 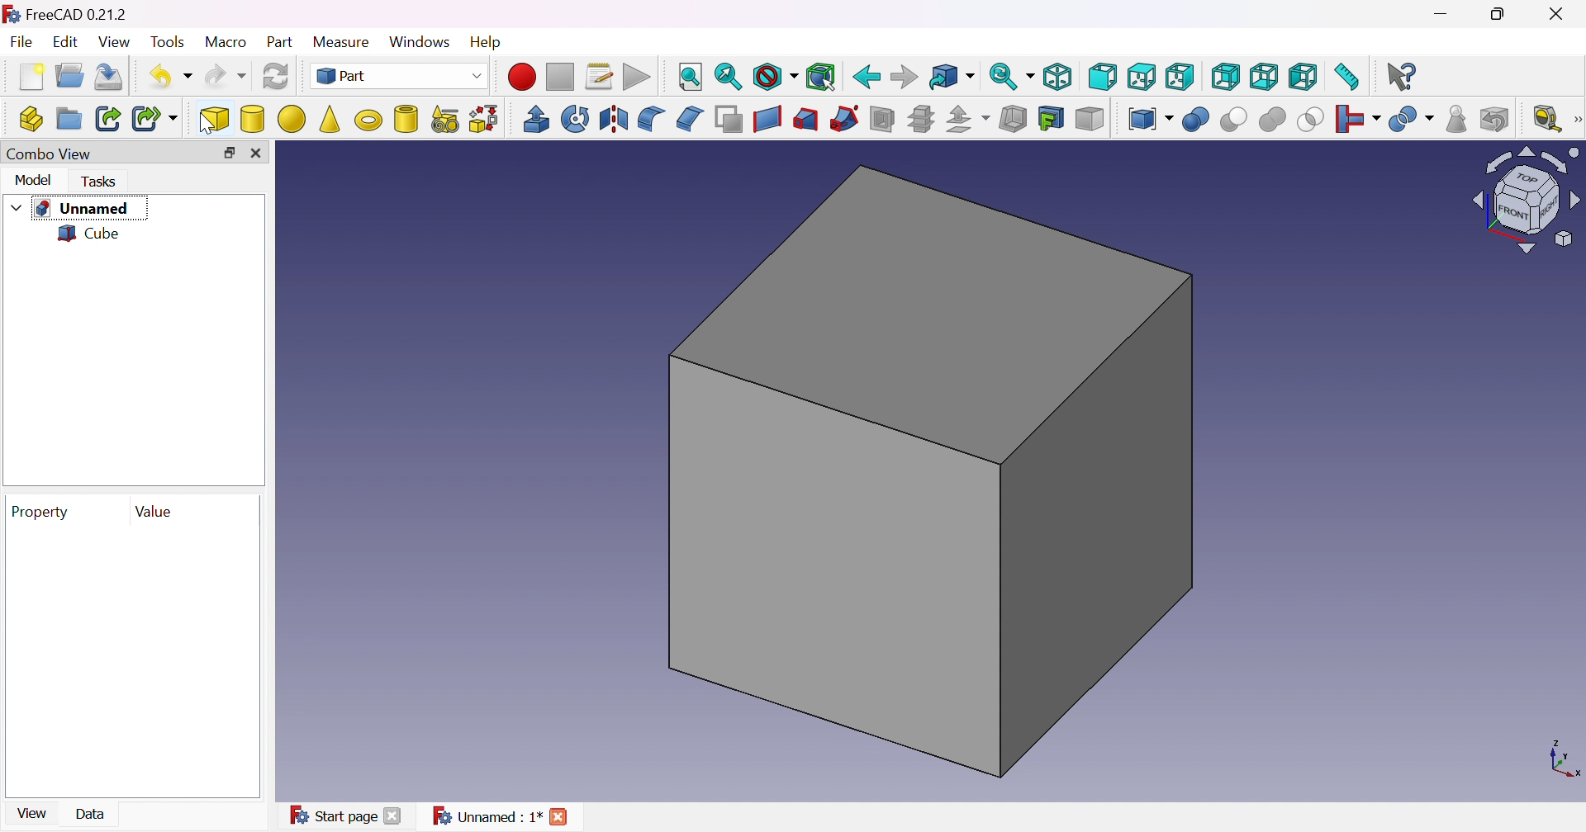 I want to click on Execute macros, so click(x=637, y=78).